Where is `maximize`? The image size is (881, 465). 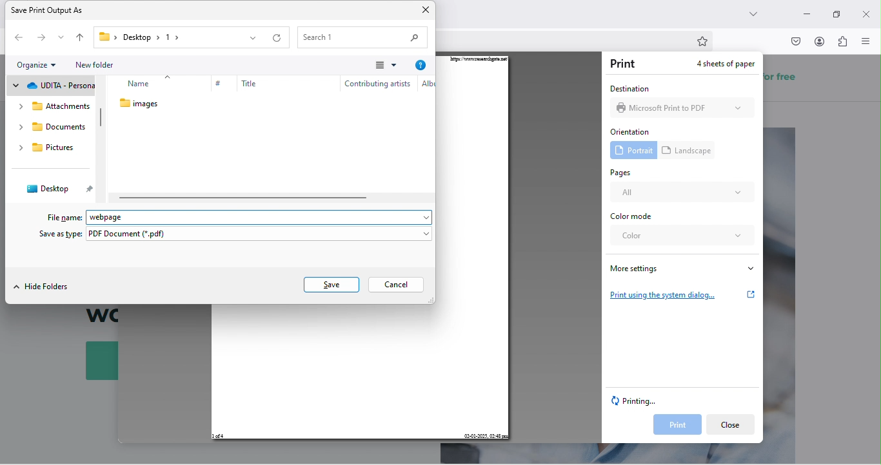
maximize is located at coordinates (835, 14).